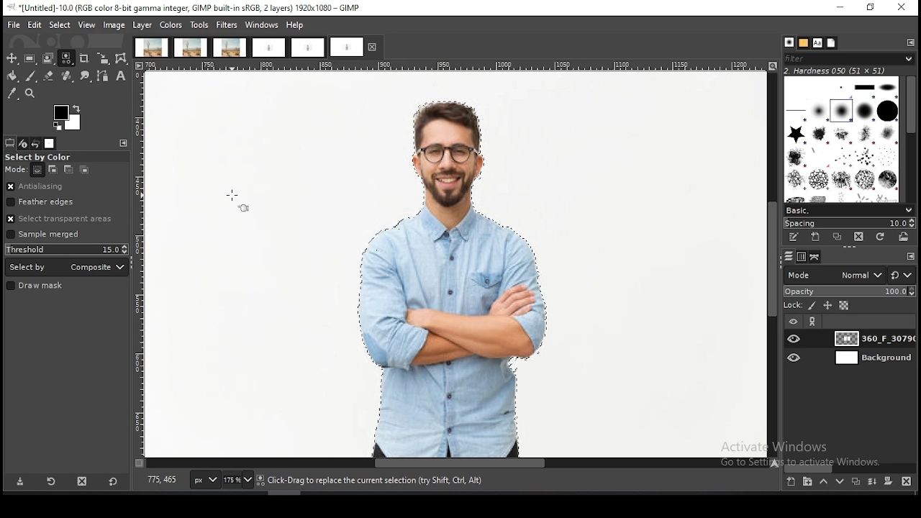  What do you see at coordinates (31, 76) in the screenshot?
I see `paintbrush tool` at bounding box center [31, 76].